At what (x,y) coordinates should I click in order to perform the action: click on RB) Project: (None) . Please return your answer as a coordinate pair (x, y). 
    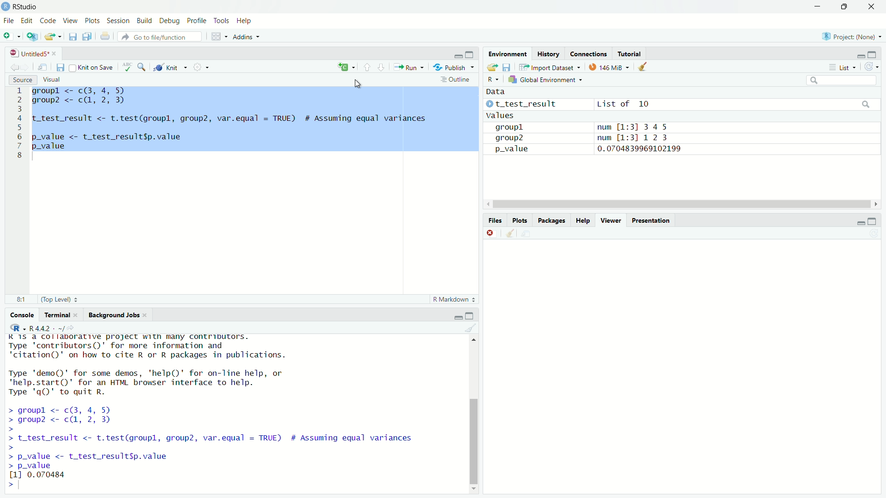
    Looking at the image, I should click on (848, 36).